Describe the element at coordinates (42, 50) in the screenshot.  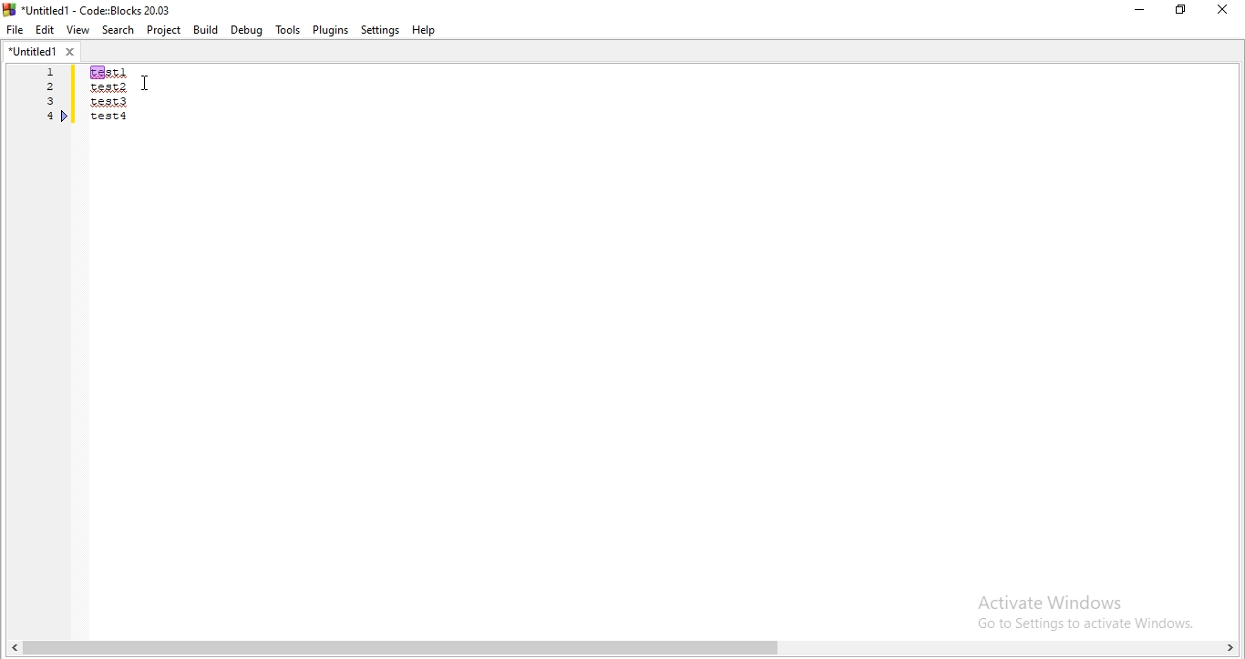
I see `untitled1` at that location.